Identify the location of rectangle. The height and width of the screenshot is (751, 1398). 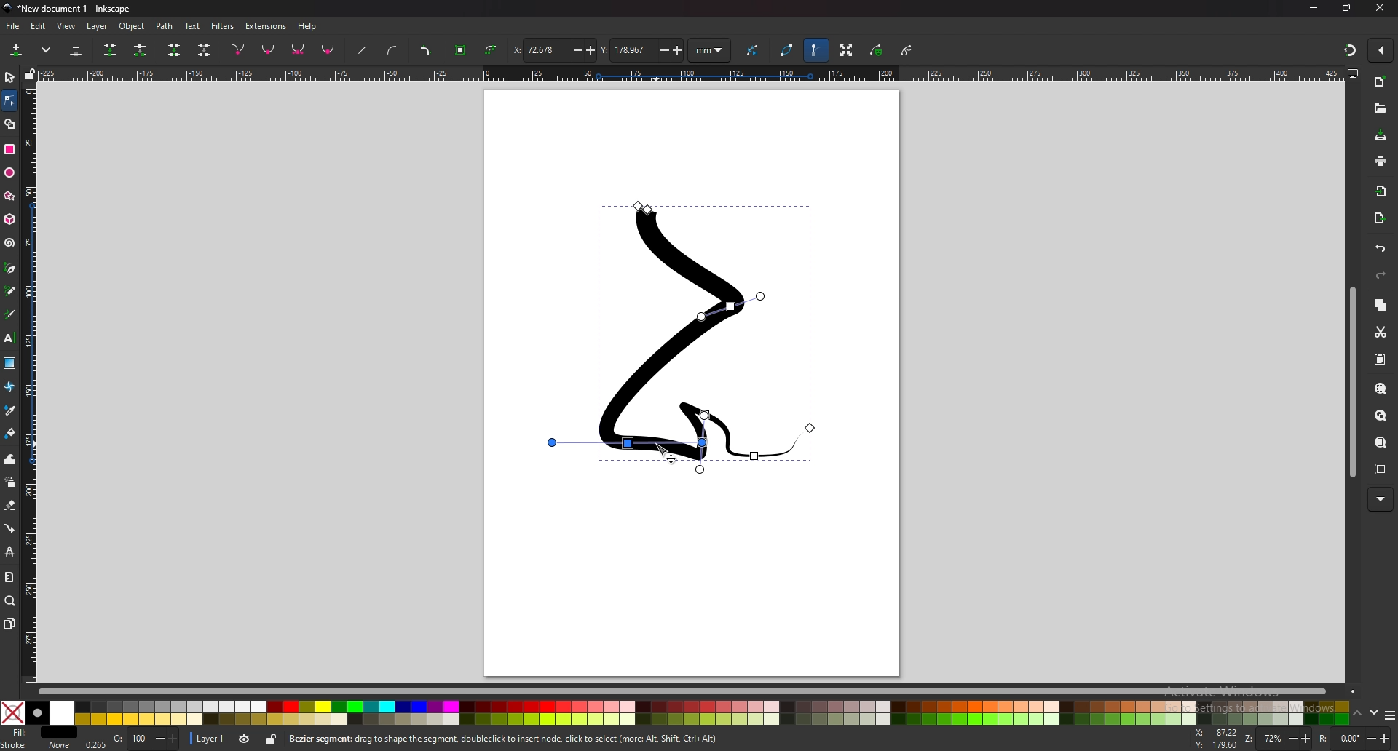
(11, 150).